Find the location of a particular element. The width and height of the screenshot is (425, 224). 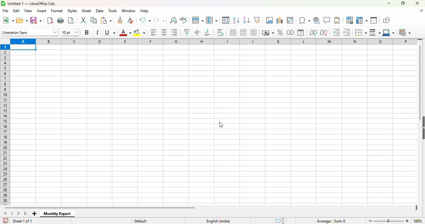

underline is located at coordinates (110, 32).